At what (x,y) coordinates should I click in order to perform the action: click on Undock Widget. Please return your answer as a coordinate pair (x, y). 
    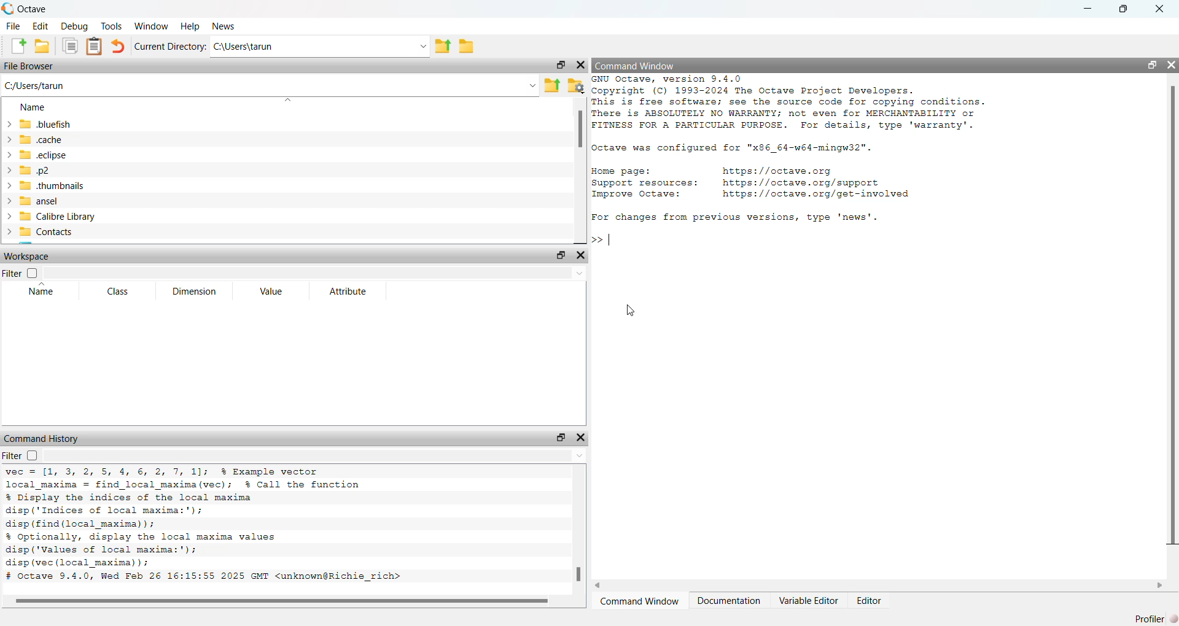
    Looking at the image, I should click on (561, 438).